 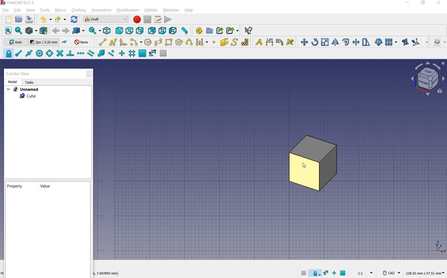 What do you see at coordinates (143, 54) in the screenshot?
I see `snap working plane` at bounding box center [143, 54].